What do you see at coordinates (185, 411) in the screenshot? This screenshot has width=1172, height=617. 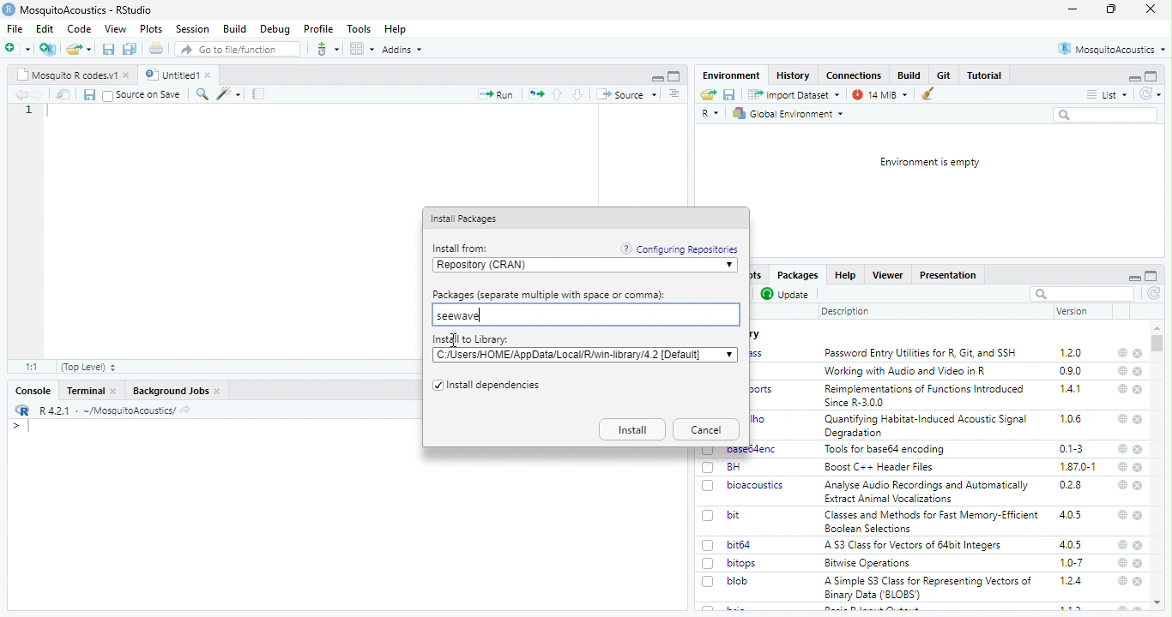 I see `share` at bounding box center [185, 411].